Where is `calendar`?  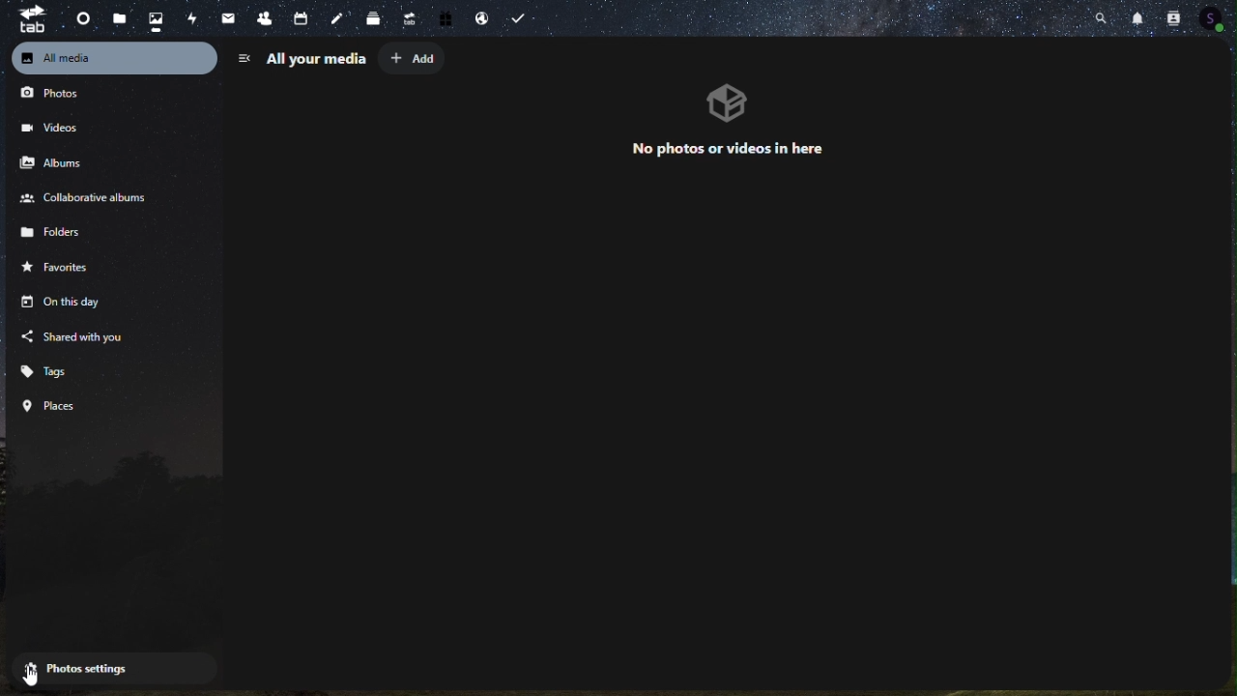 calendar is located at coordinates (302, 19).